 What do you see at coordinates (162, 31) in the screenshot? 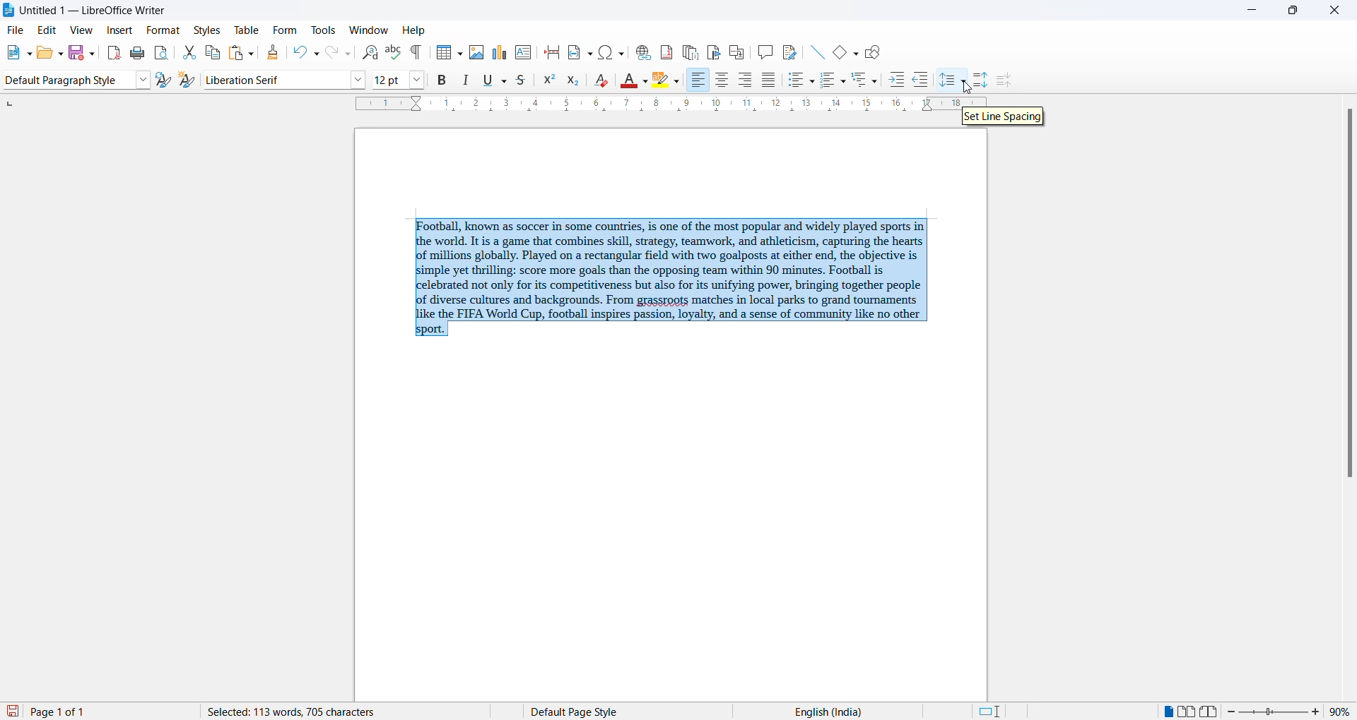
I see `format` at bounding box center [162, 31].